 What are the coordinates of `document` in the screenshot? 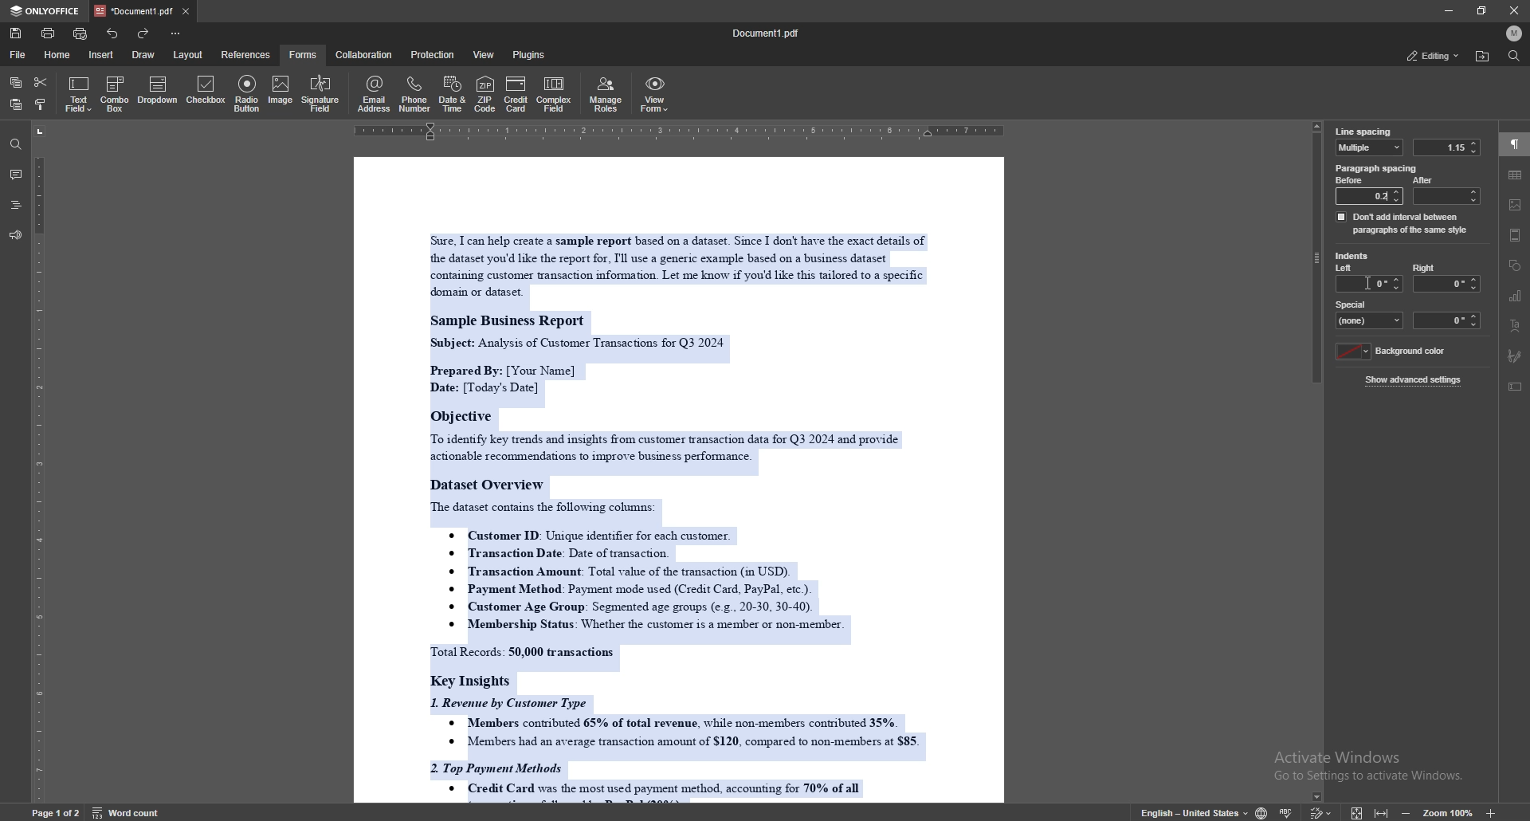 It's located at (676, 481).